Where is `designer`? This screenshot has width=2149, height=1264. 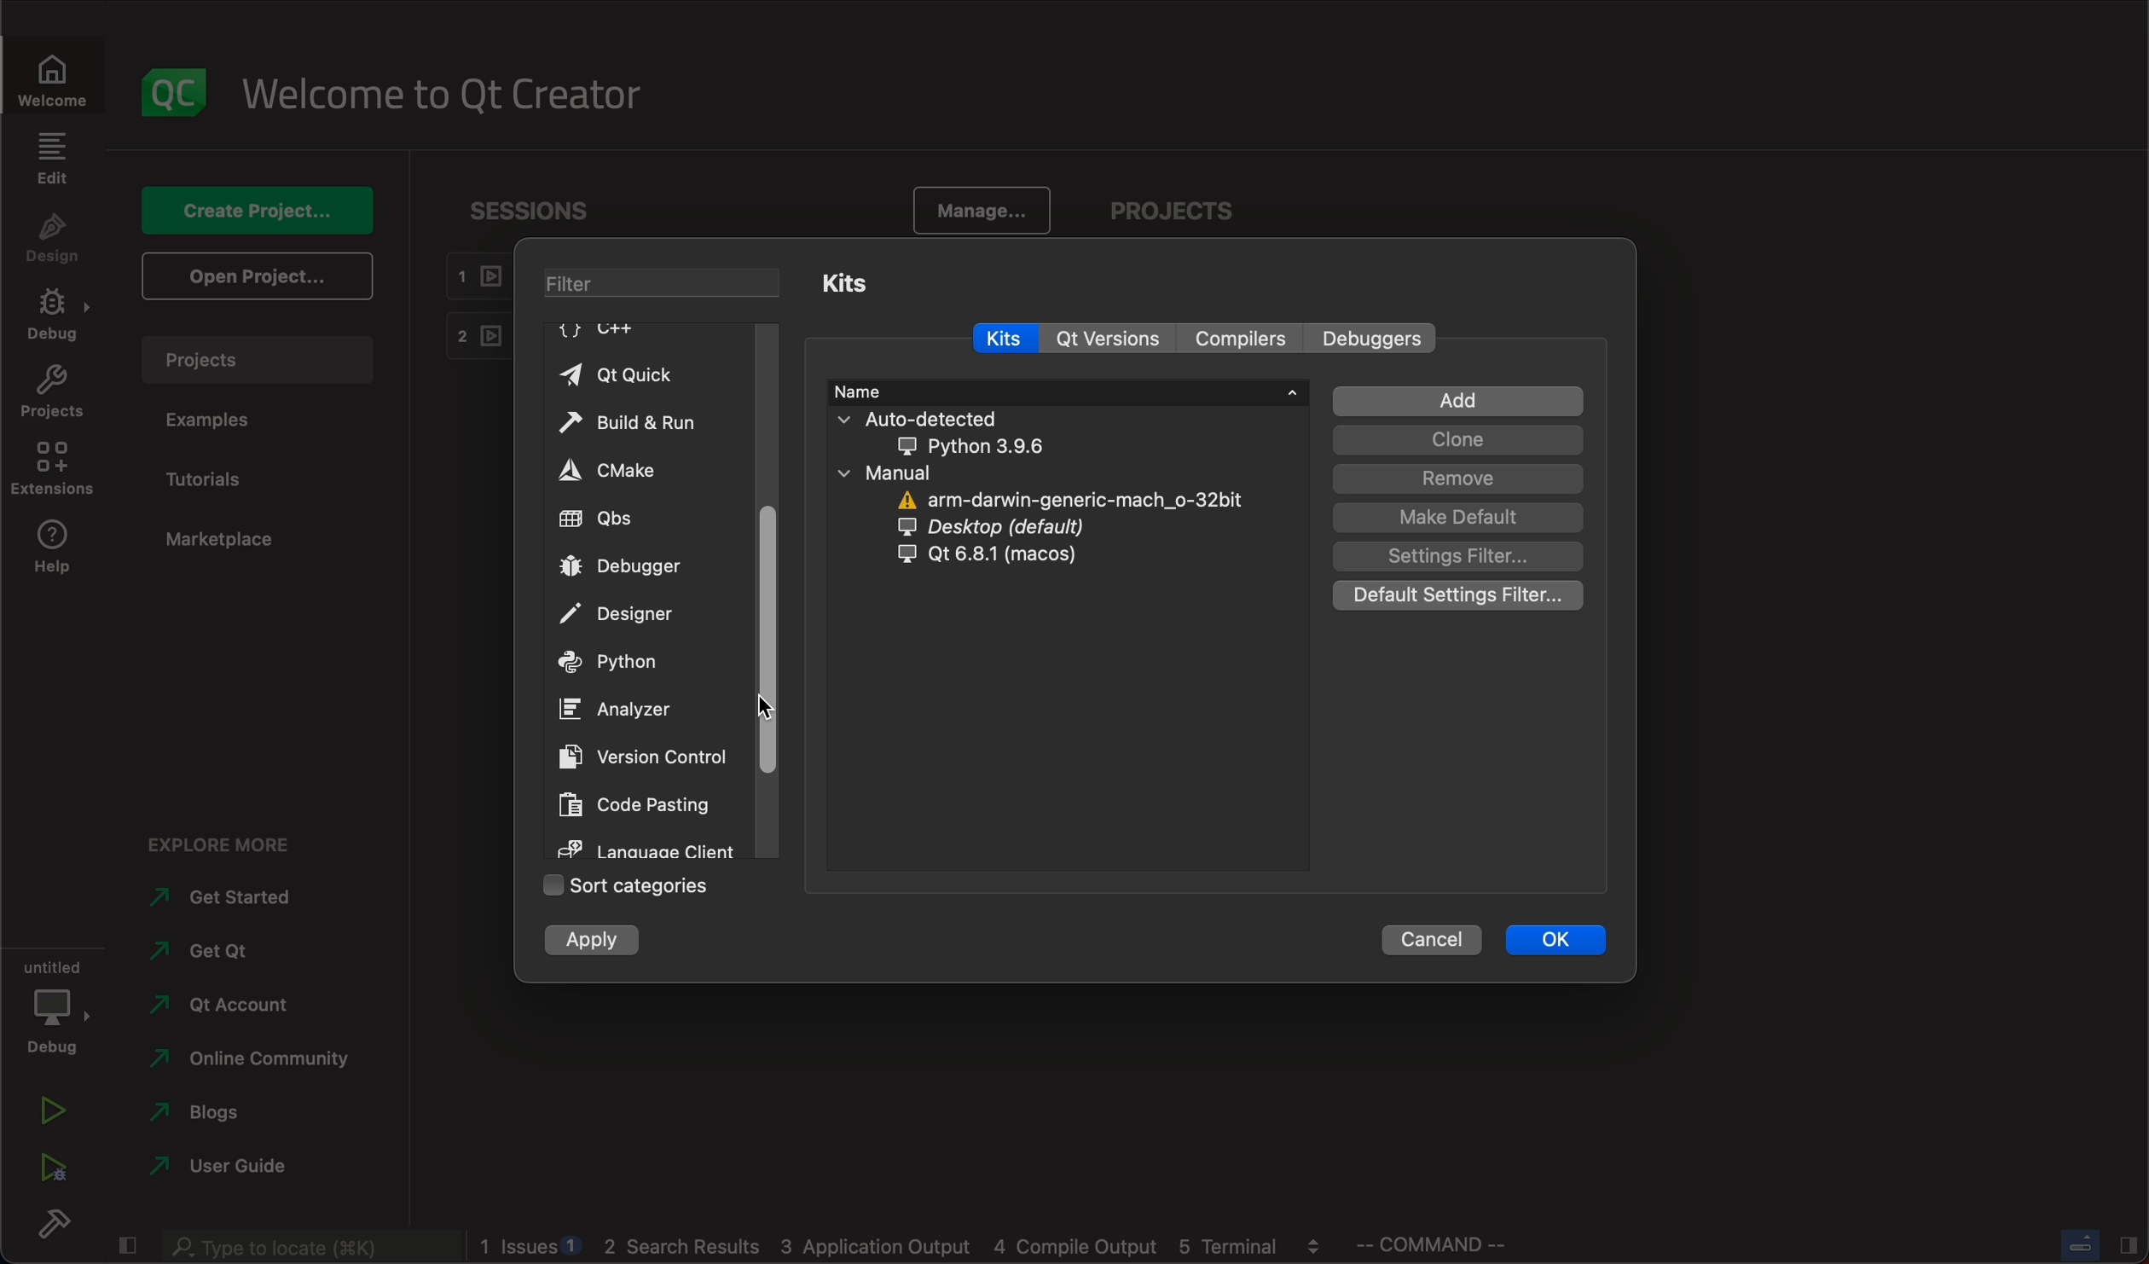 designer is located at coordinates (638, 610).